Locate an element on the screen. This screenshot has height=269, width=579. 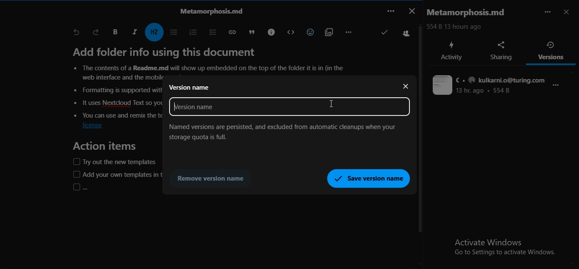
to do list is located at coordinates (209, 31).